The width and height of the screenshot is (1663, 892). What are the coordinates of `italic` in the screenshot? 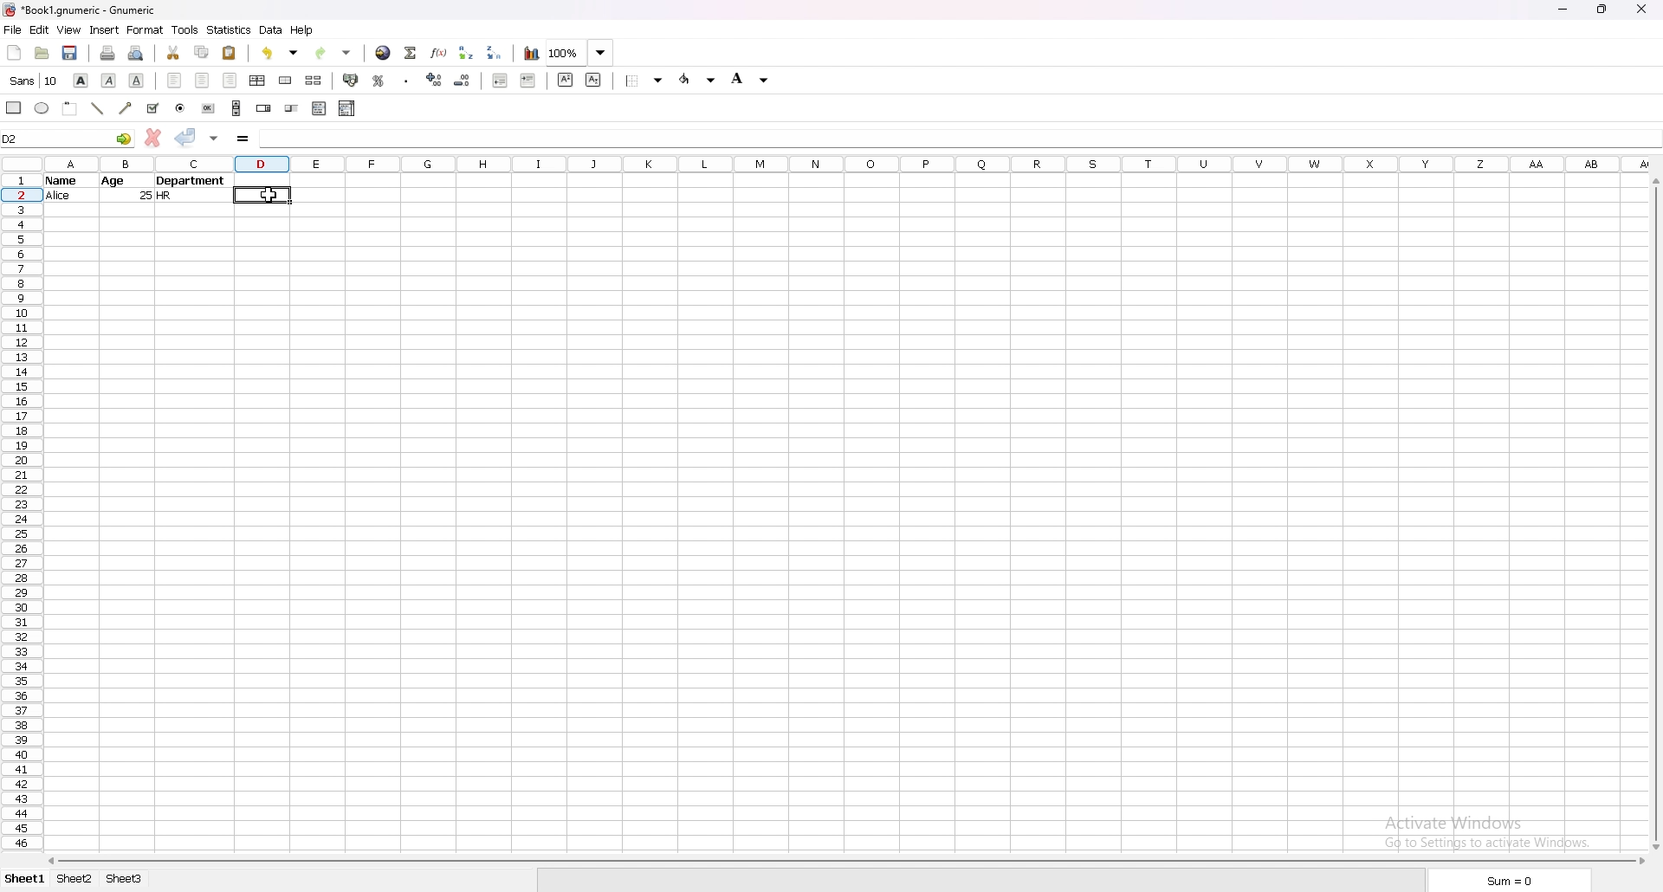 It's located at (109, 81).